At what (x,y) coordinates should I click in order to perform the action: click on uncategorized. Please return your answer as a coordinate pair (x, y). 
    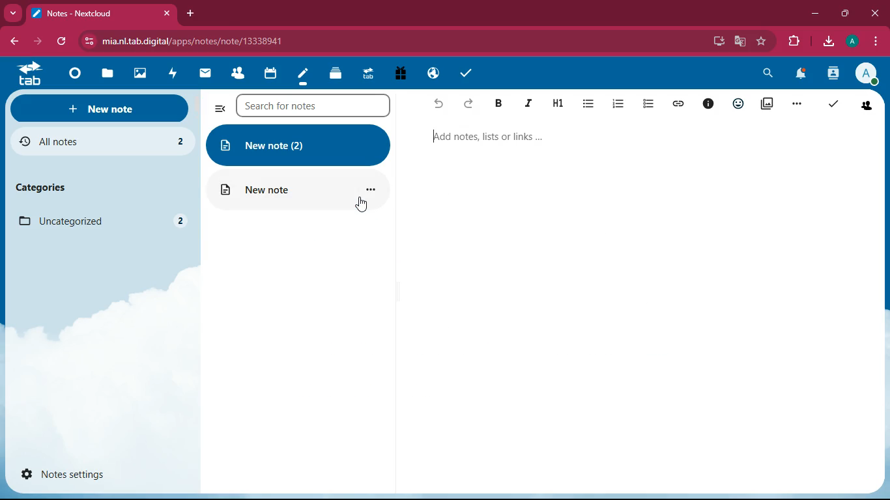
    Looking at the image, I should click on (100, 221).